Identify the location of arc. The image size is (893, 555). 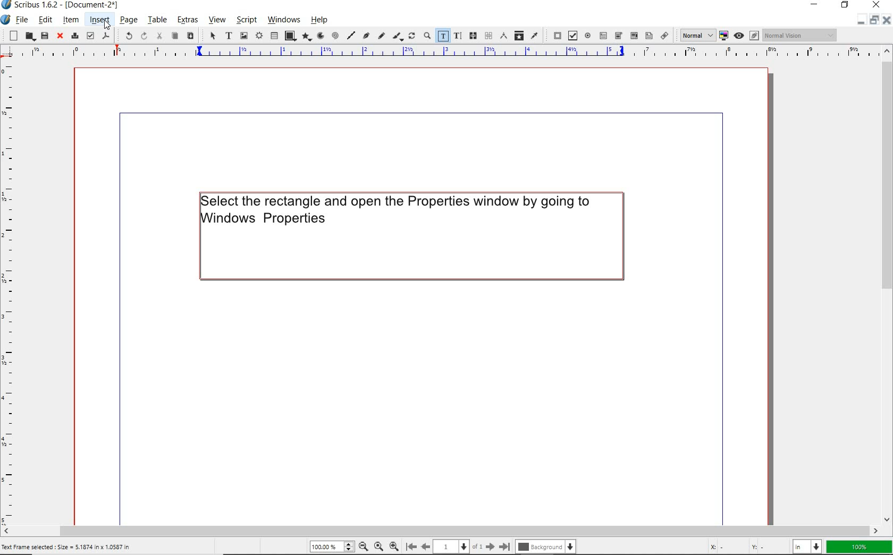
(320, 36).